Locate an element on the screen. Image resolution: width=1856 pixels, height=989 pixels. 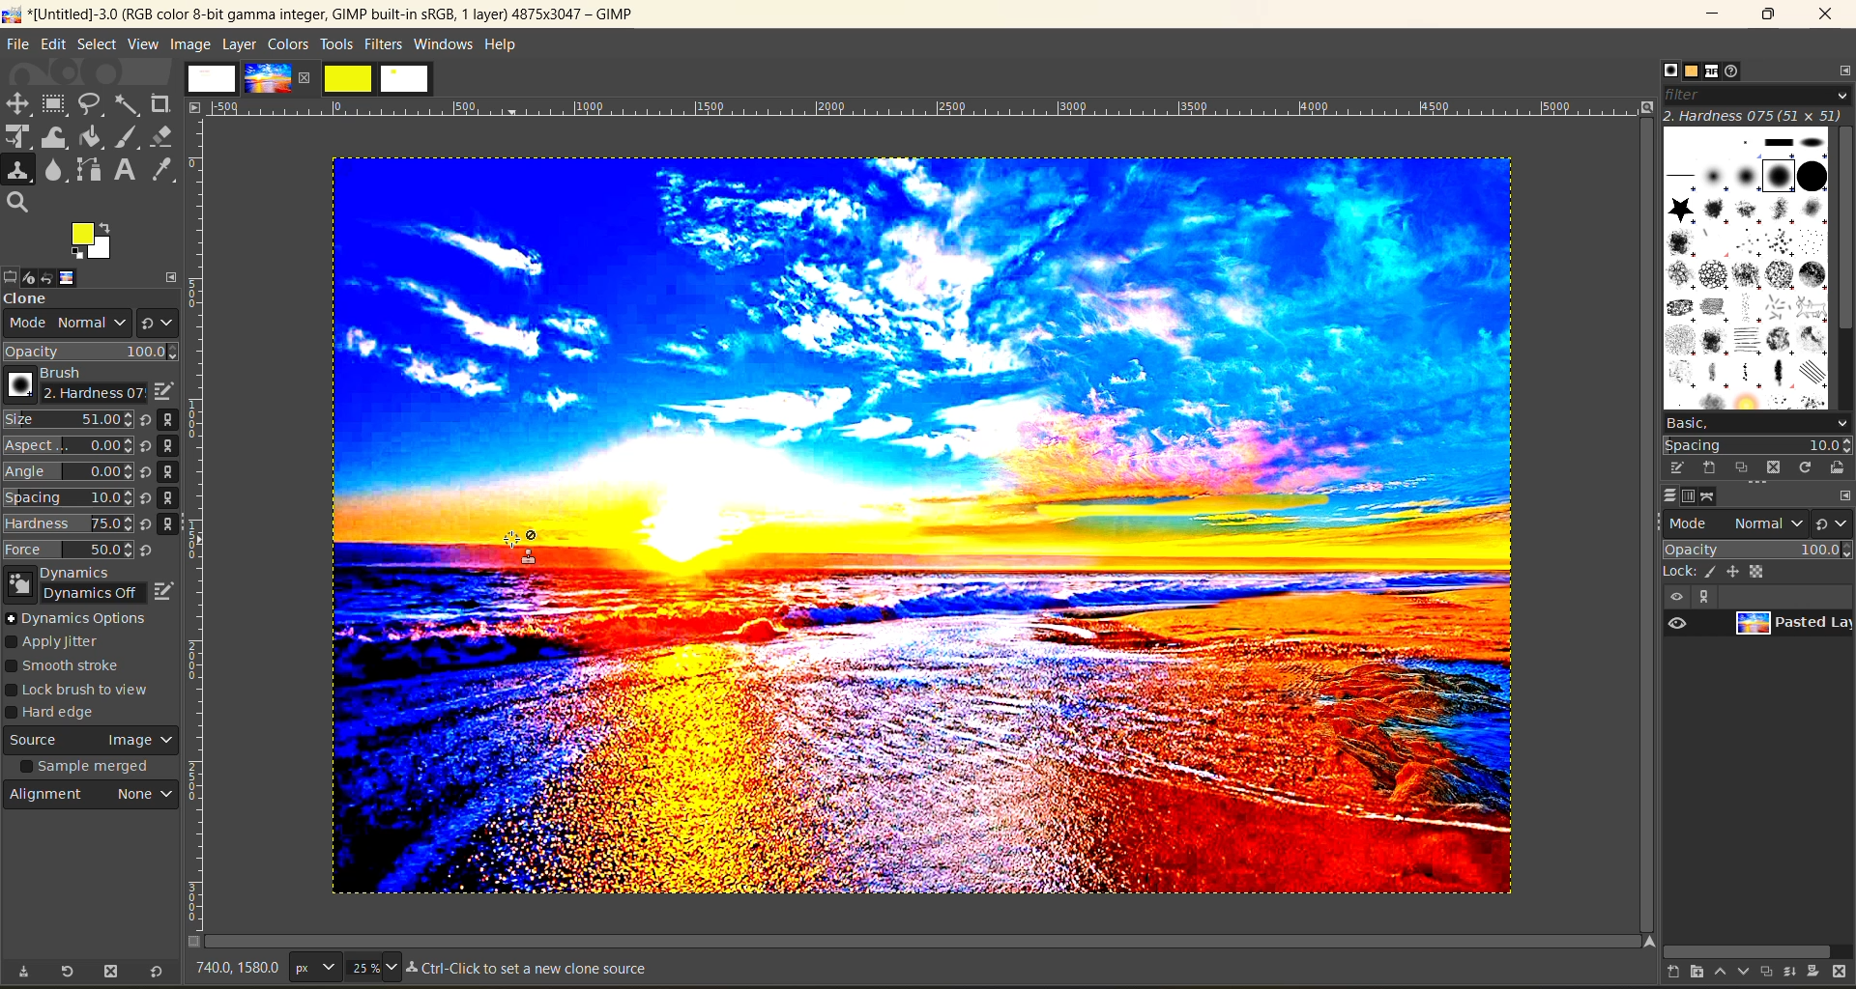
yellow is located at coordinates (349, 78).